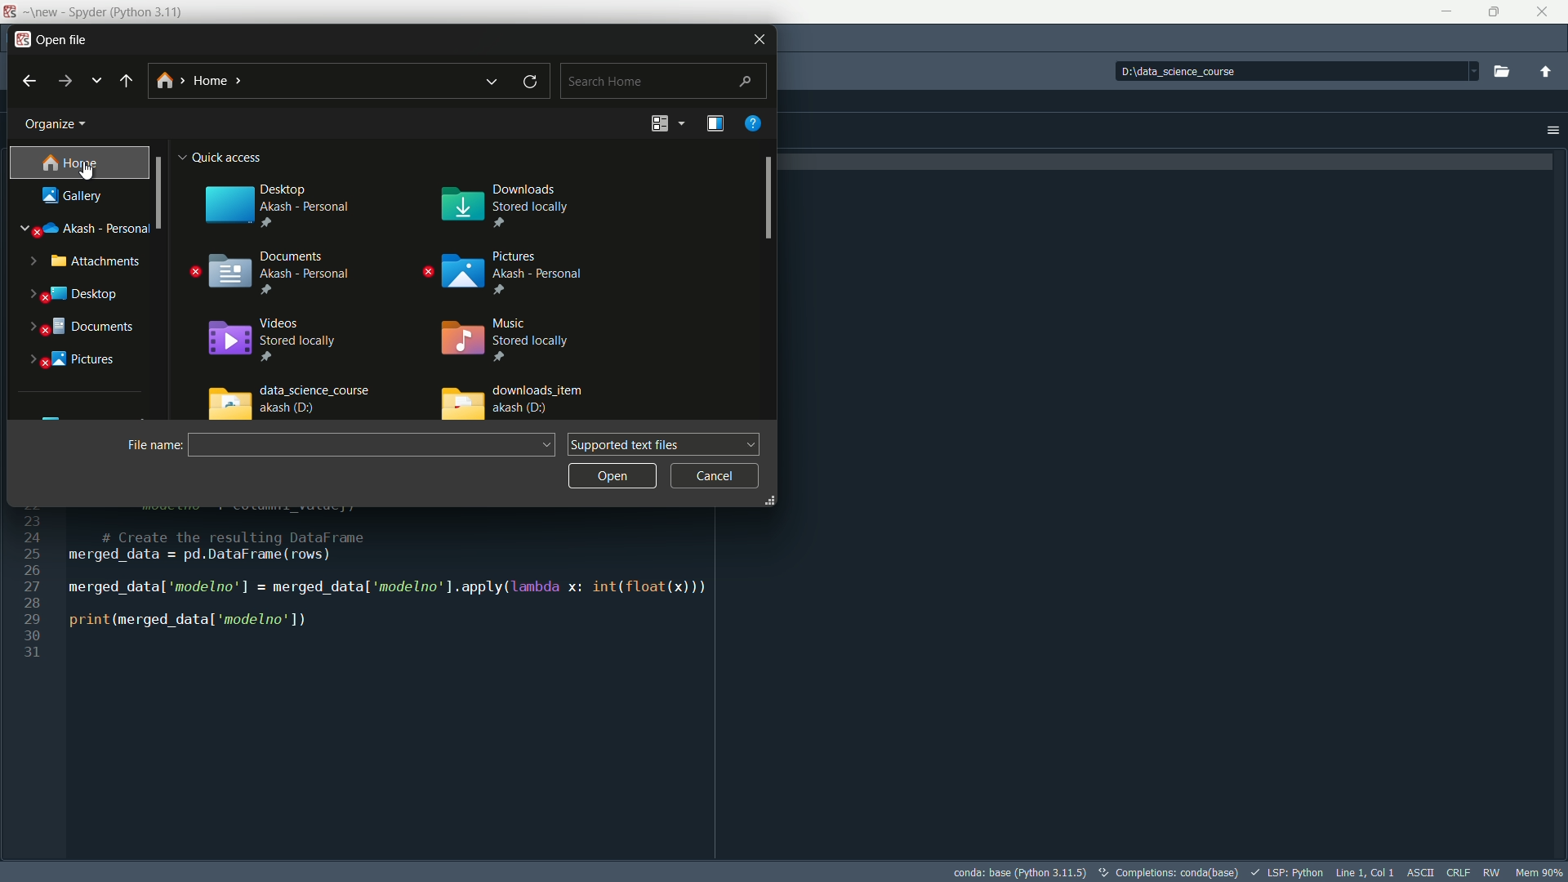  What do you see at coordinates (23, 234) in the screenshot?
I see `expand` at bounding box center [23, 234].